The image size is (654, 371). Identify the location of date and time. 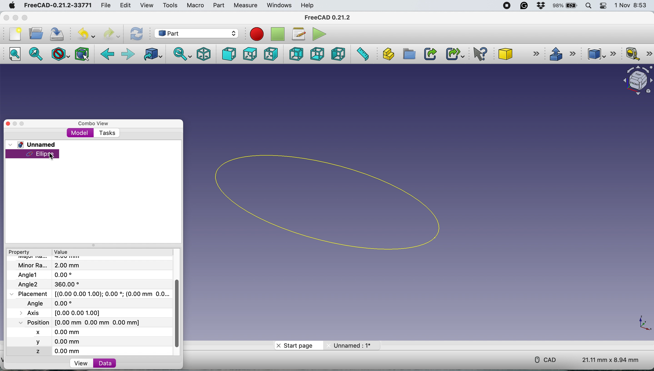
(631, 6).